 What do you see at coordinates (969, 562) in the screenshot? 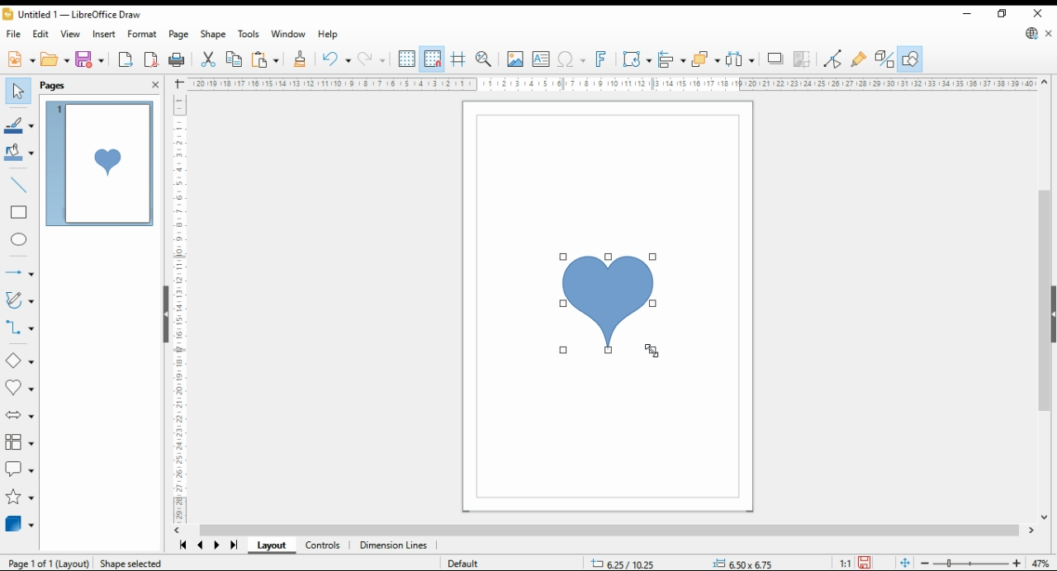
I see `zoom slider` at bounding box center [969, 562].